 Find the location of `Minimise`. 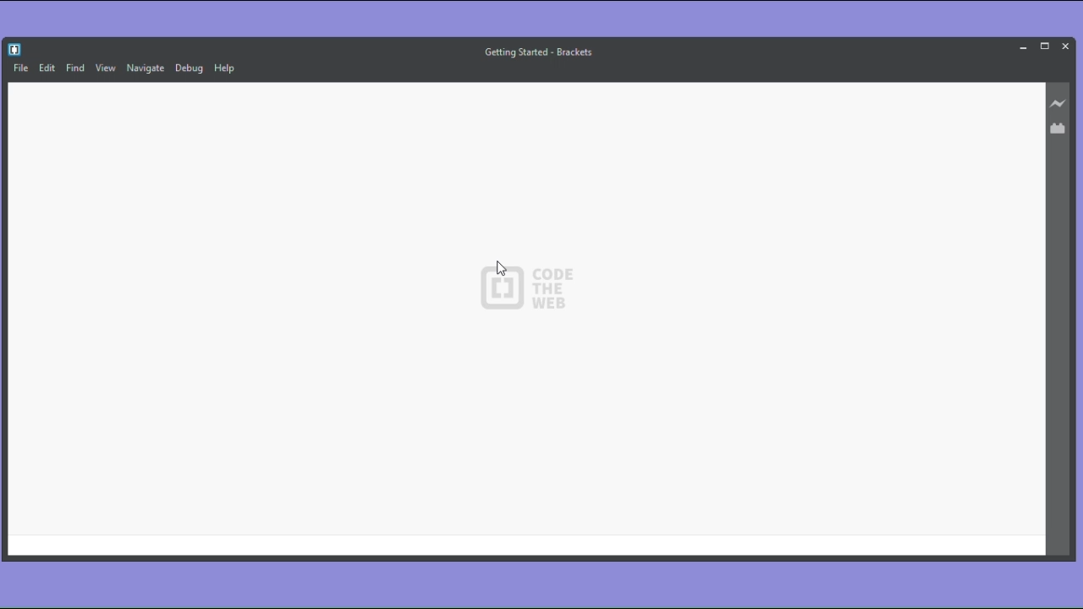

Minimise is located at coordinates (1025, 46).